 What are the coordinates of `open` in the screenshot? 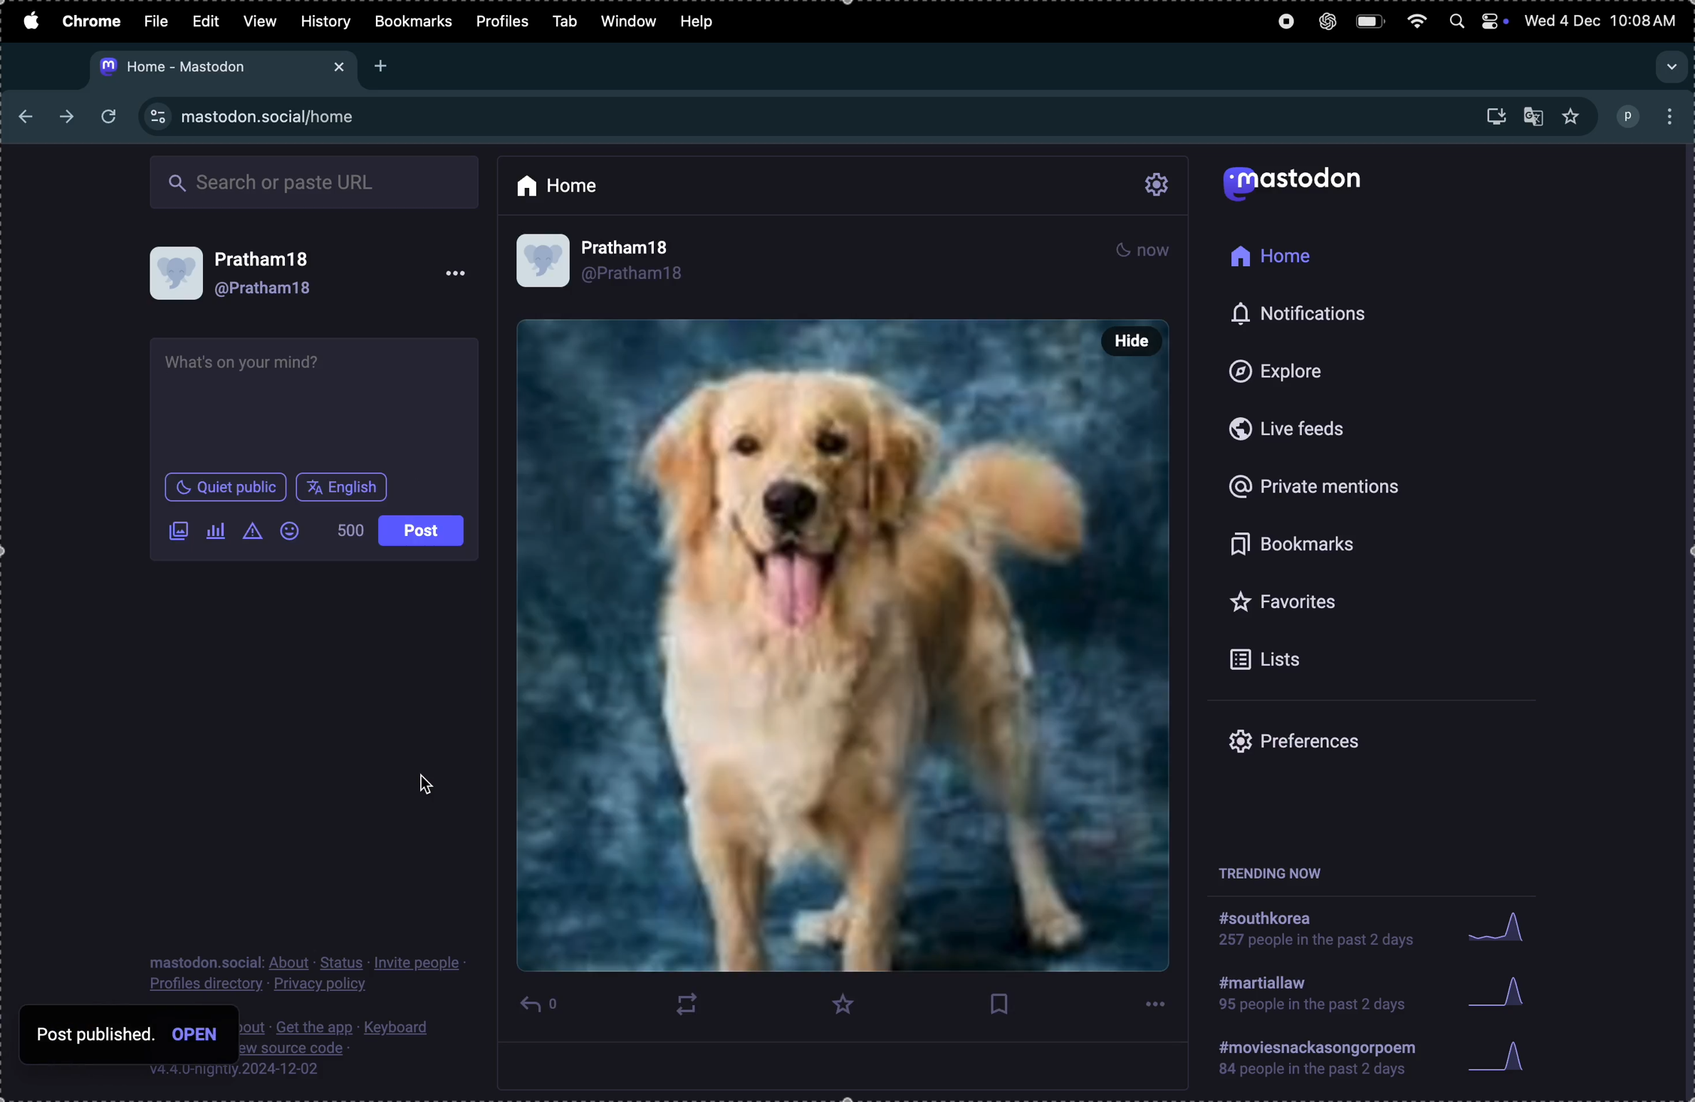 It's located at (202, 1034).